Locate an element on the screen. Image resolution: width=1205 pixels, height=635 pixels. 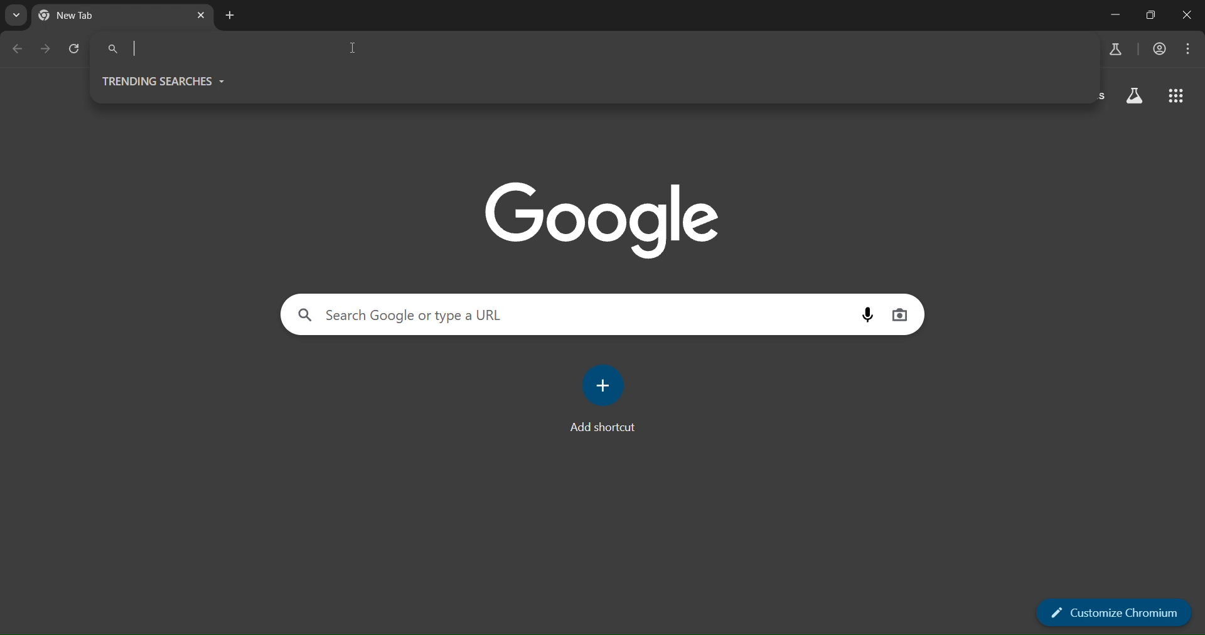
search tabs is located at coordinates (16, 14).